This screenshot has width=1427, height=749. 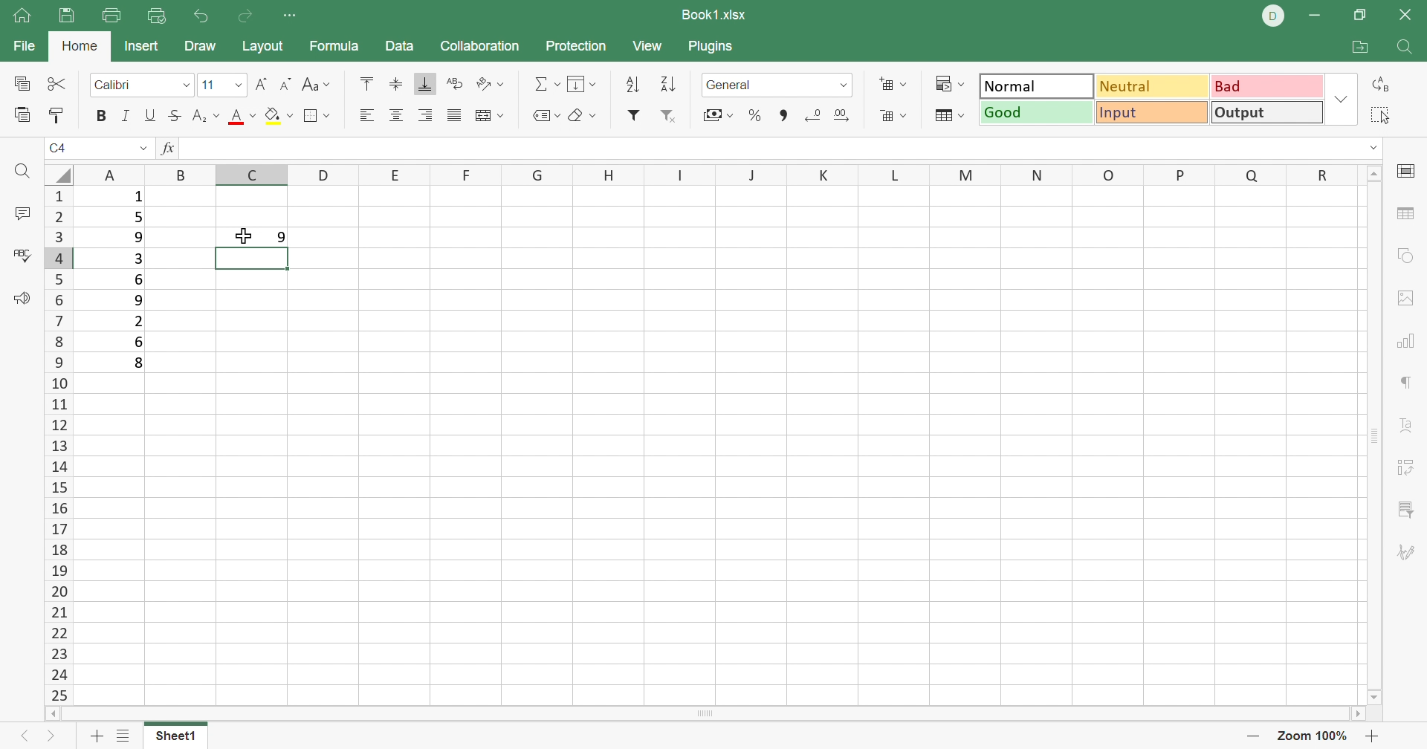 I want to click on Borders, so click(x=319, y=116).